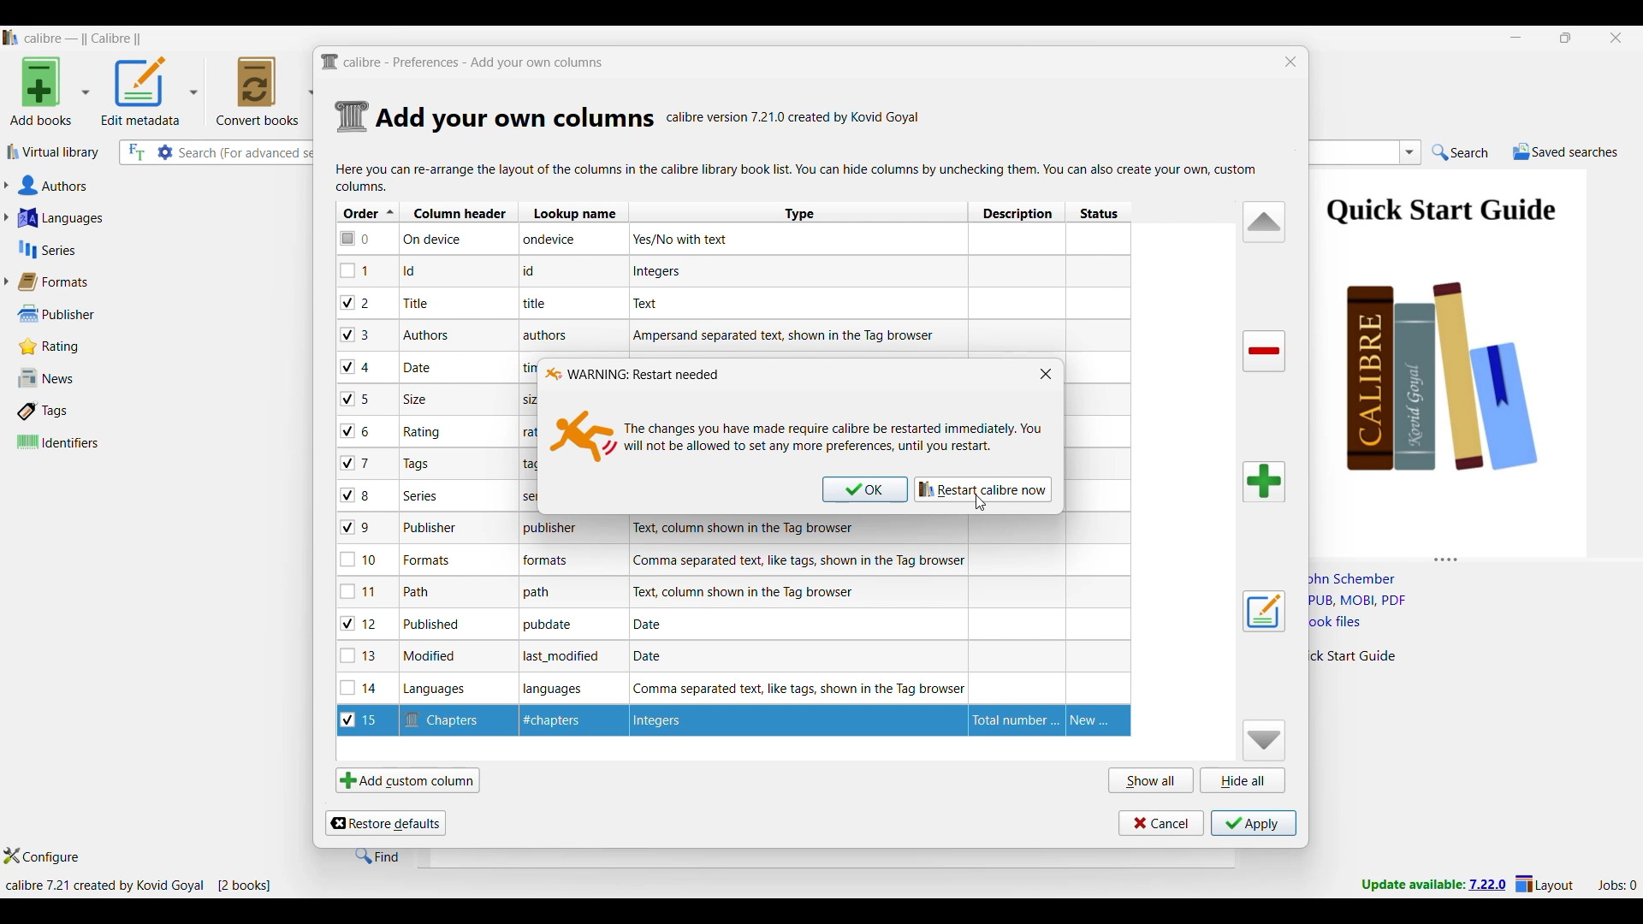  Describe the element at coordinates (1470, 357) in the screenshot. I see `Book preview` at that location.